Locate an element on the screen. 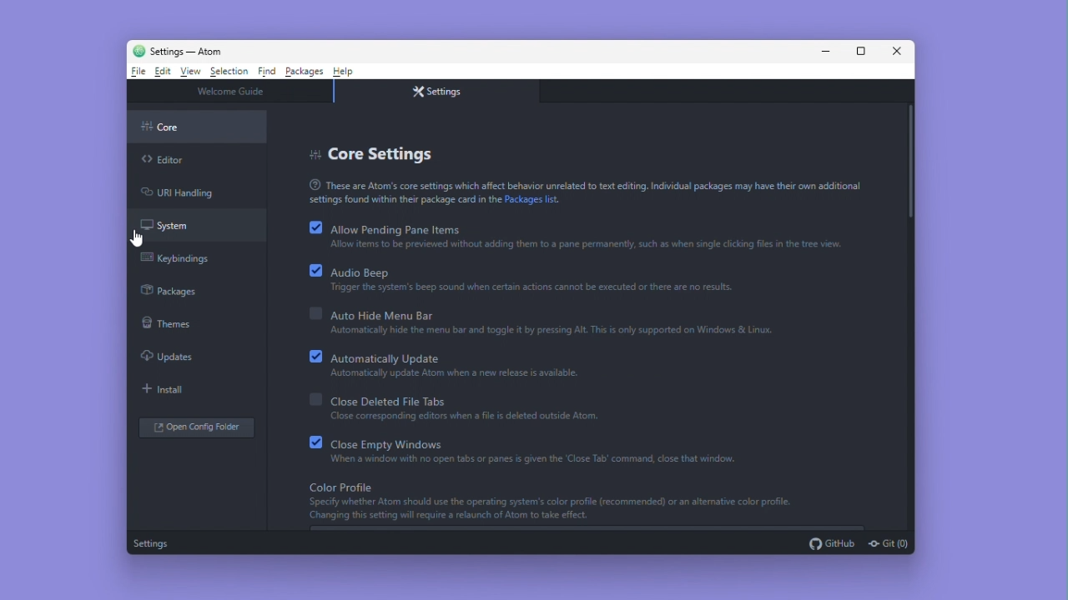 This screenshot has width=1068, height=600. System is located at coordinates (194, 226).